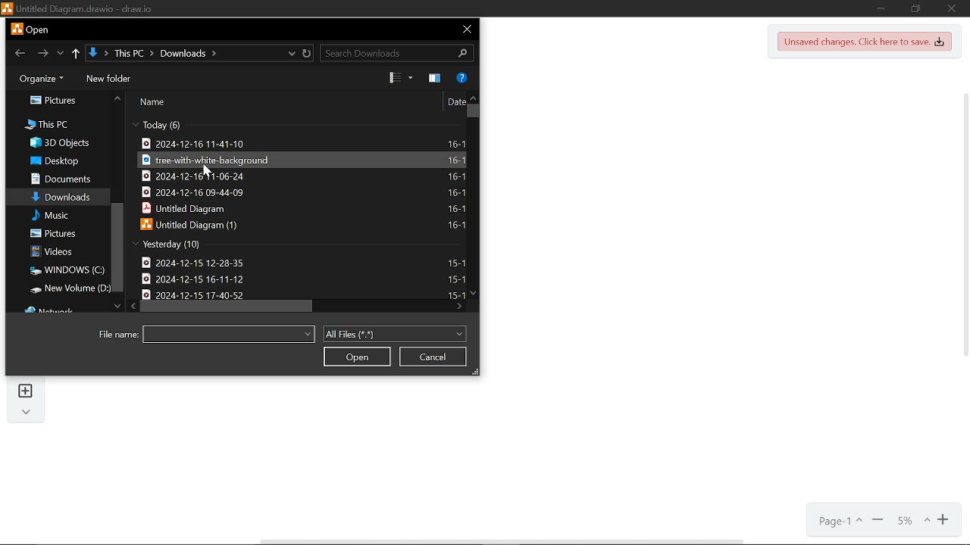 Image resolution: width=970 pixels, height=545 pixels. Describe the element at coordinates (305, 143) in the screenshot. I see `File titled "2024-12-16 11-41-10"` at that location.